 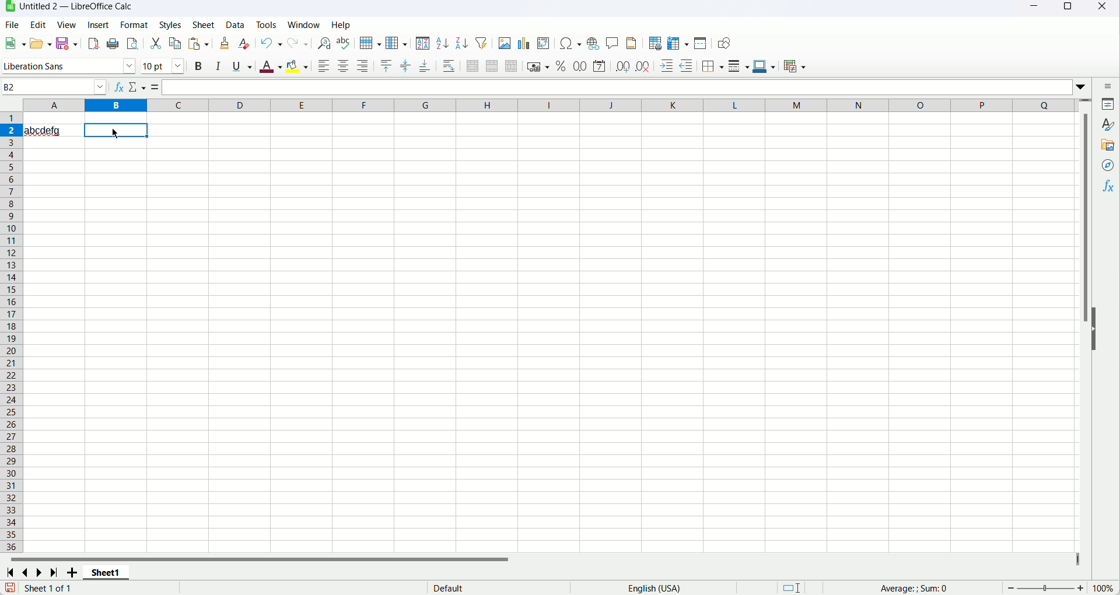 What do you see at coordinates (642, 66) in the screenshot?
I see `delete decimal` at bounding box center [642, 66].